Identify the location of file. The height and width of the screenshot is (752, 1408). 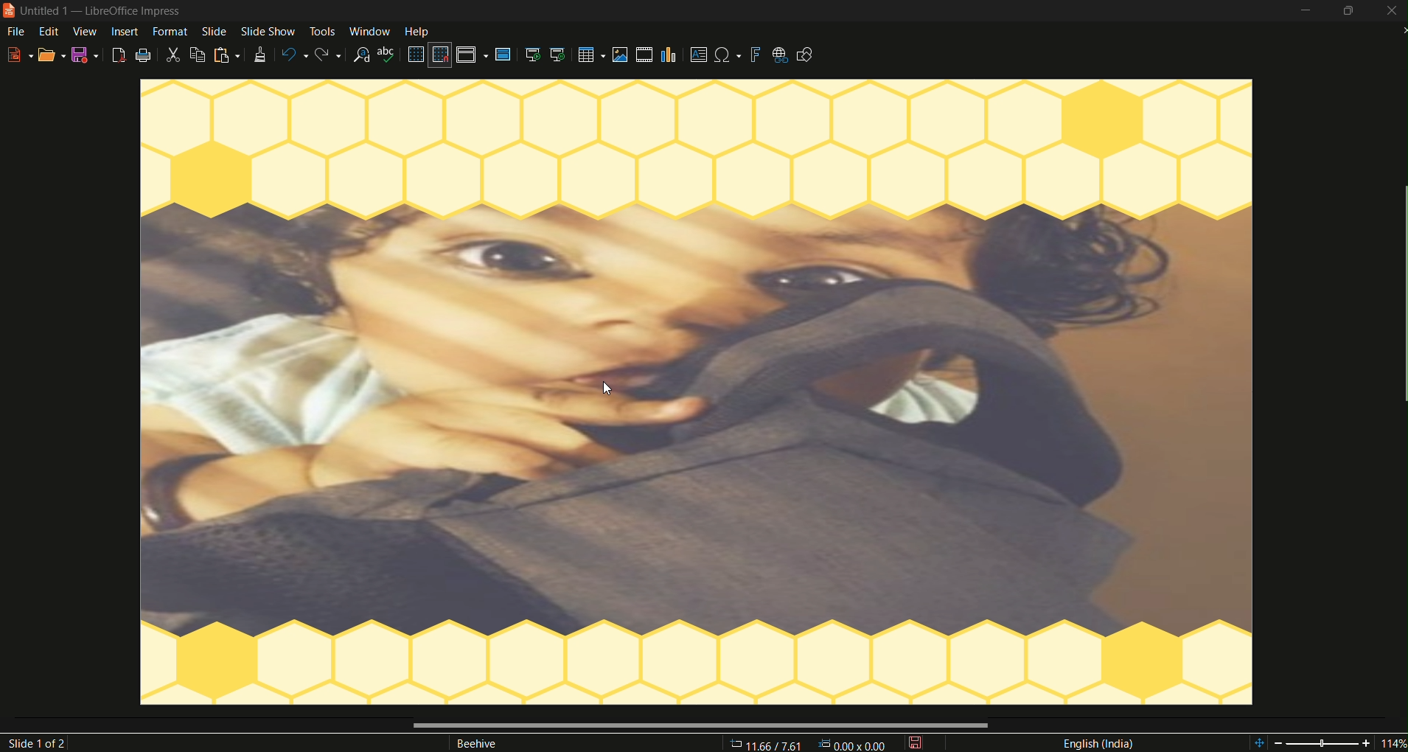
(15, 30).